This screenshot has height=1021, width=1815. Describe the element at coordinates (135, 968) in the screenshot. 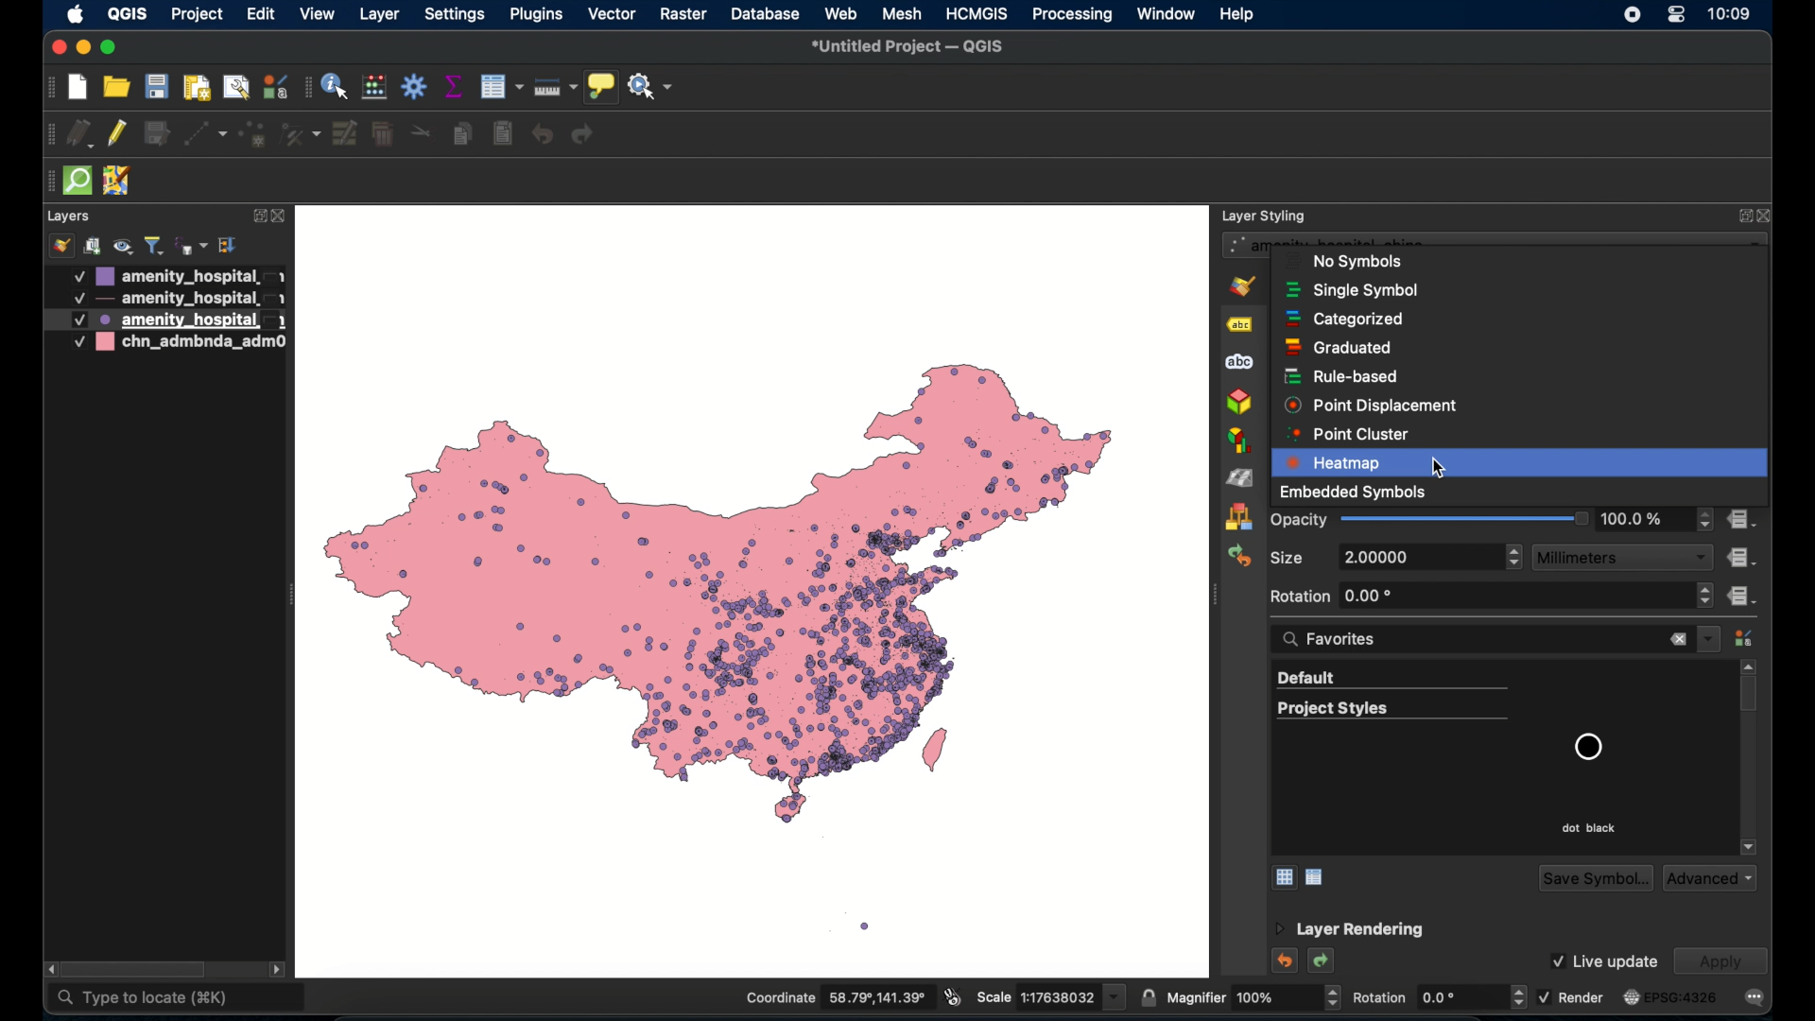

I see `` at that location.